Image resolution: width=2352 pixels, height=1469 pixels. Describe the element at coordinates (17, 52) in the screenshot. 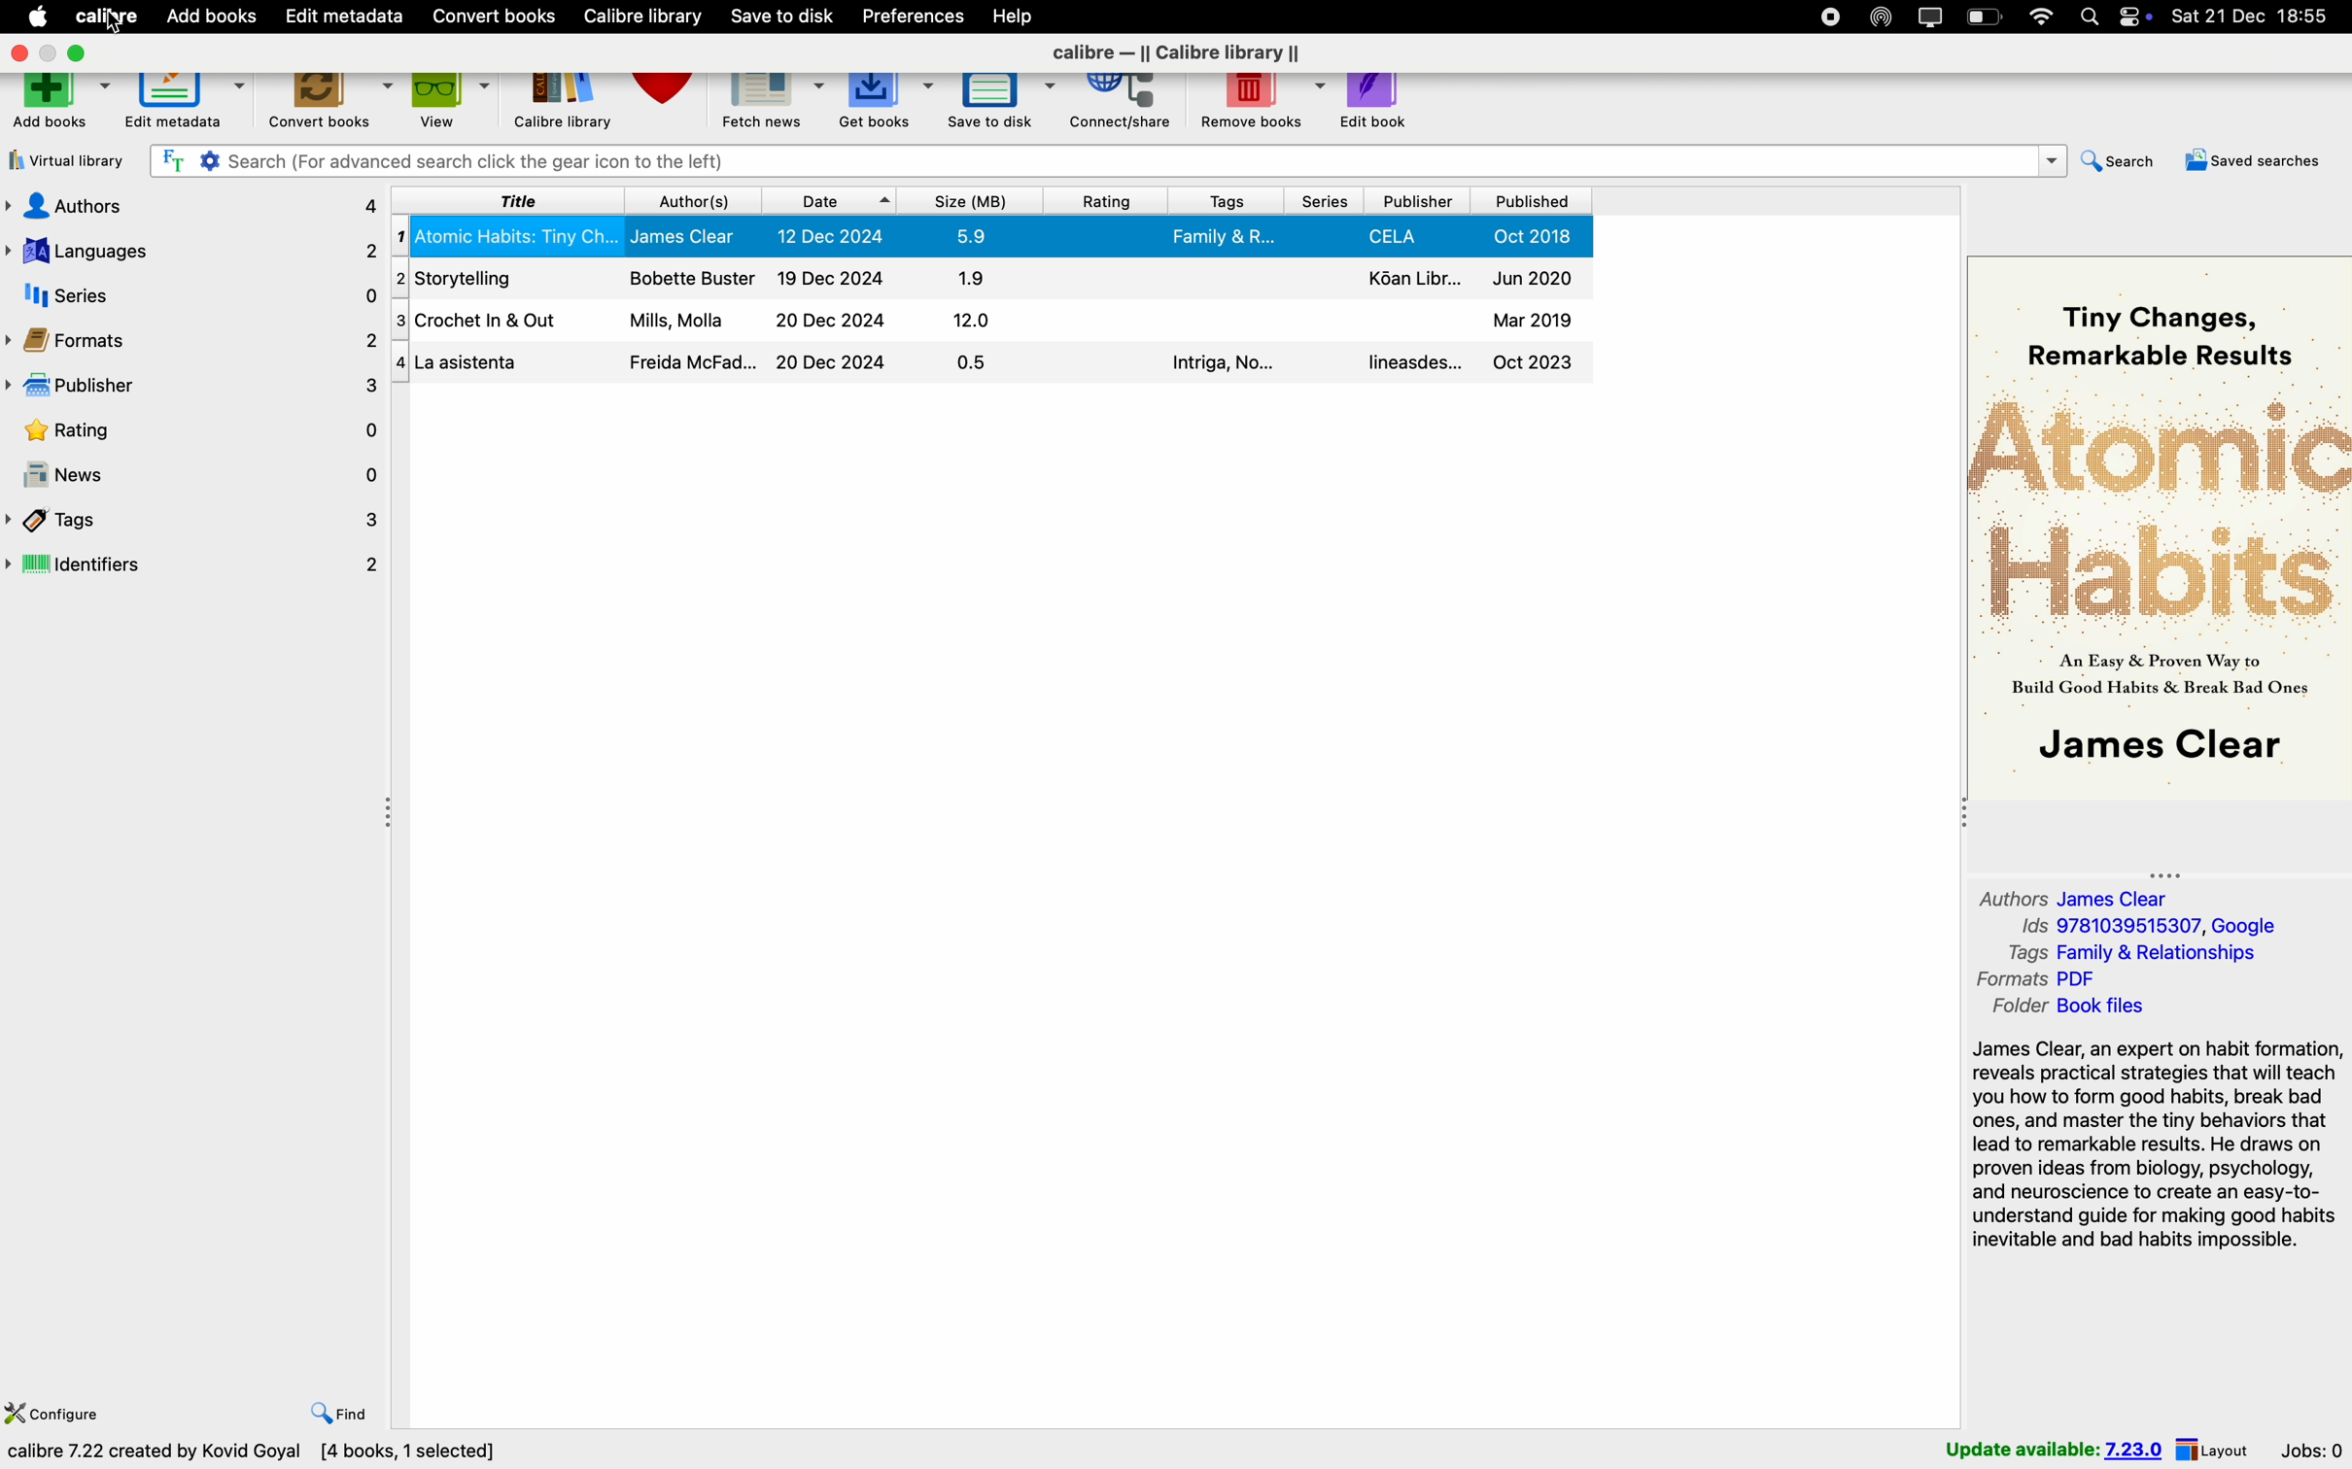

I see `close Calibre` at that location.